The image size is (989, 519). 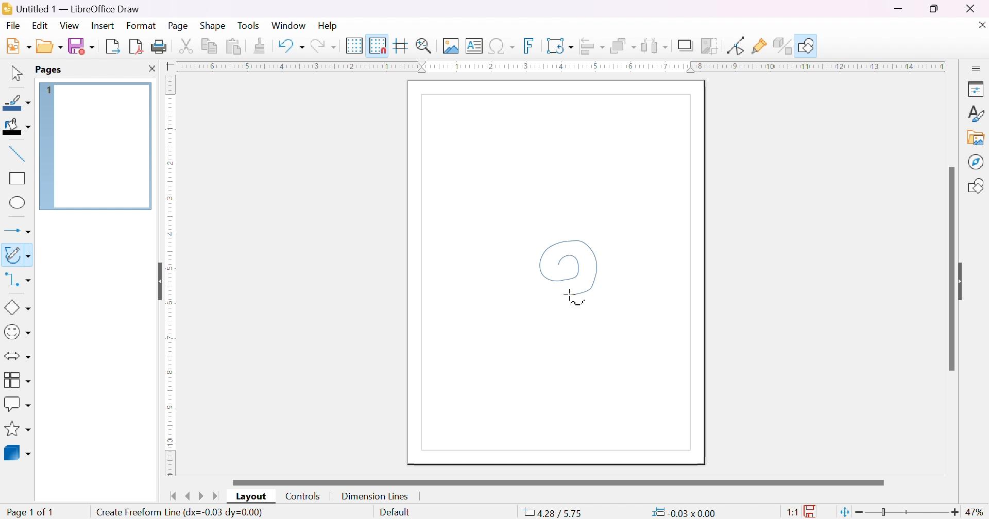 I want to click on rectangle, so click(x=18, y=177).